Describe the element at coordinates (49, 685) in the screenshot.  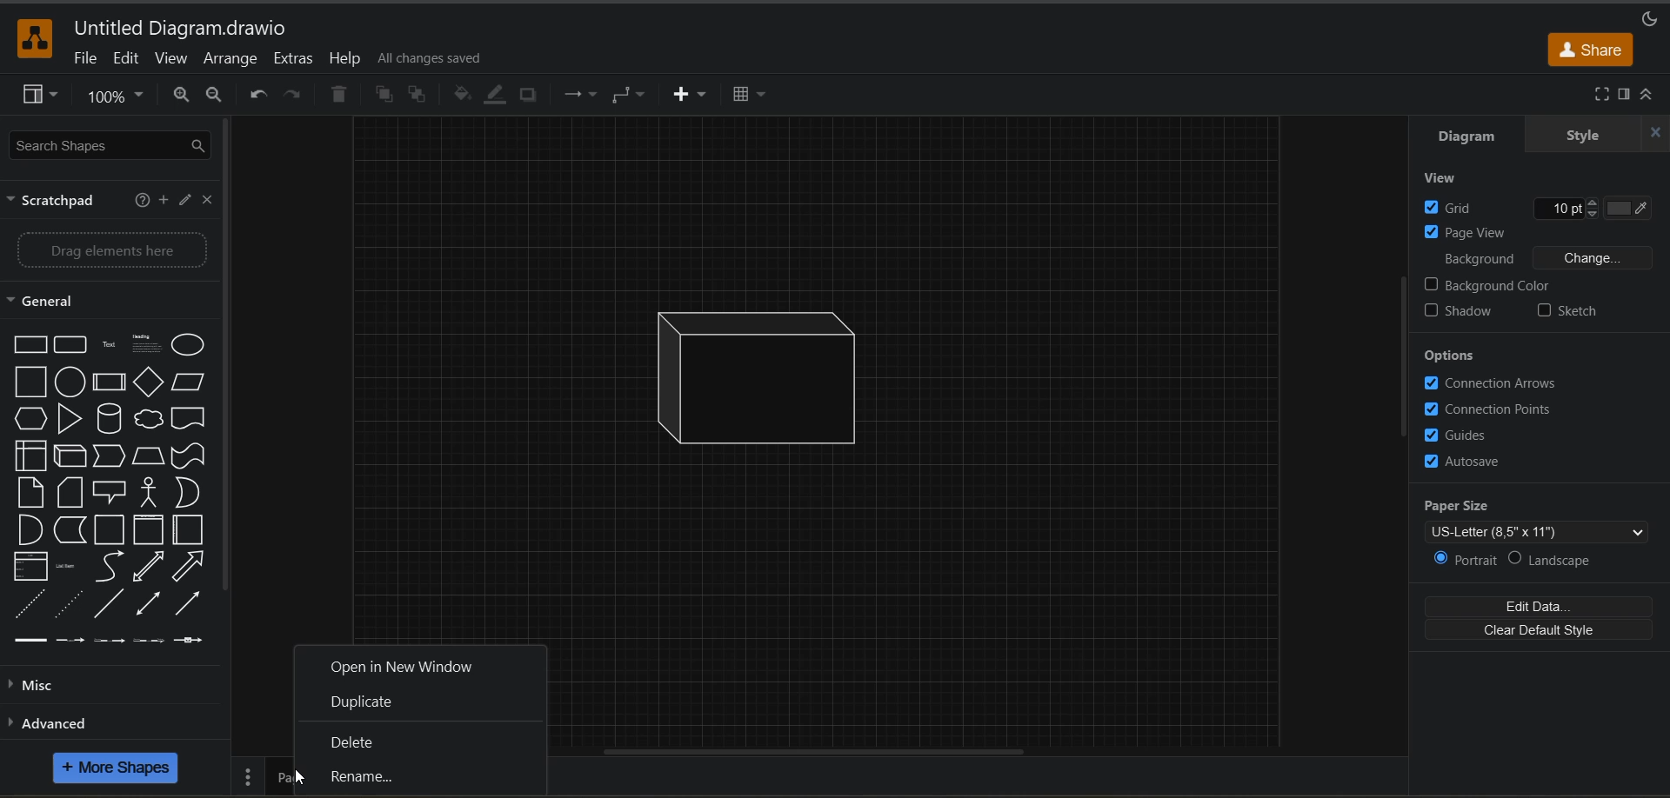
I see `misc` at that location.